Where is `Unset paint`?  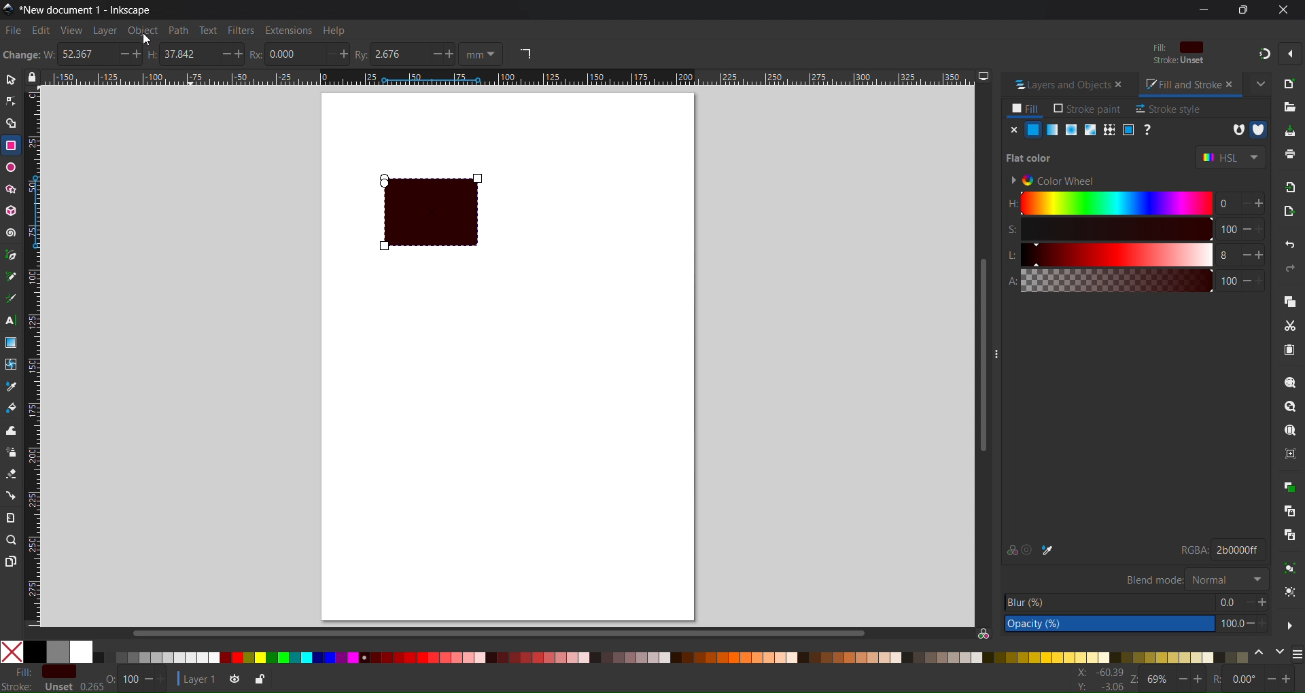
Unset paint is located at coordinates (1149, 130).